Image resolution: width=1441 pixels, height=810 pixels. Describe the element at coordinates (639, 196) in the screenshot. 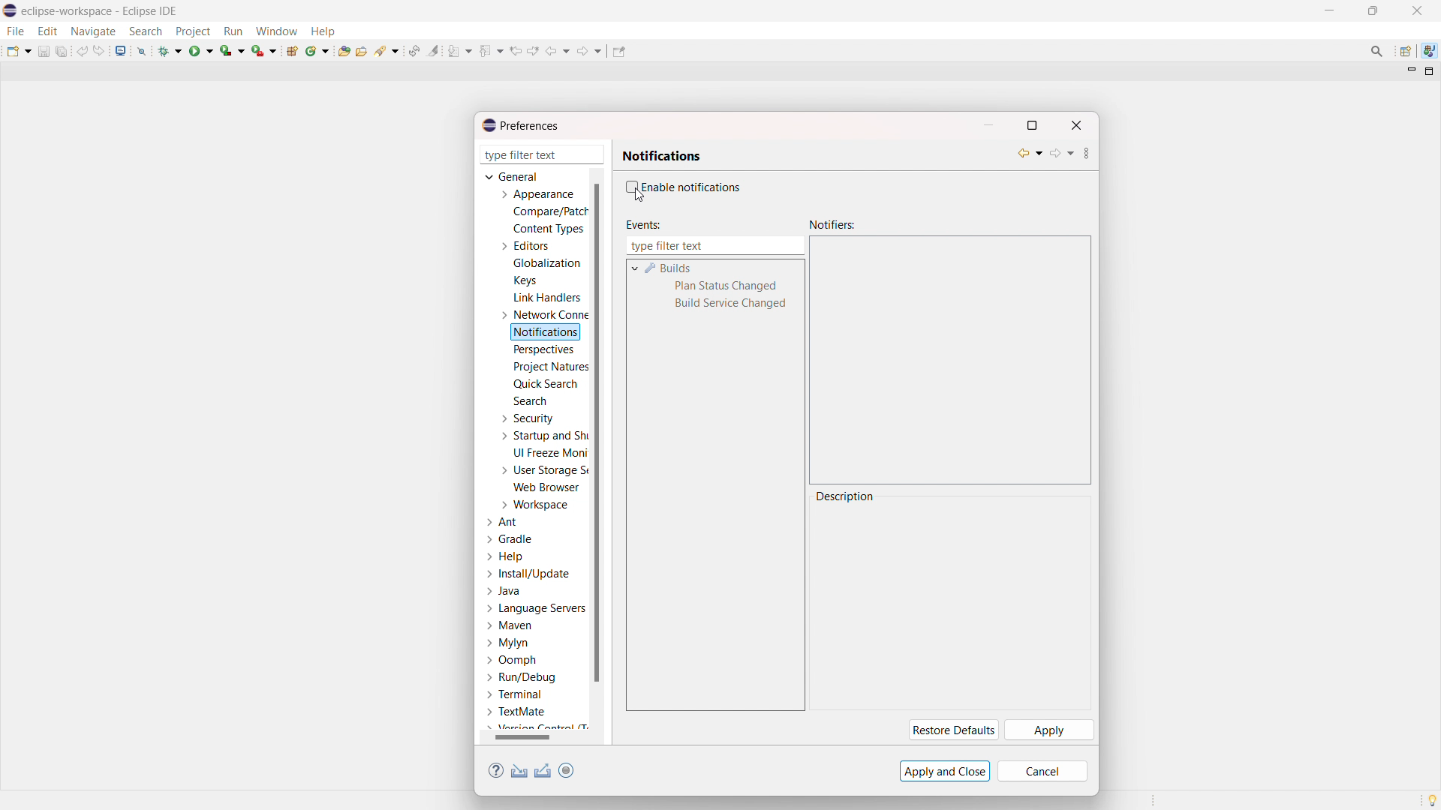

I see `cursor` at that location.